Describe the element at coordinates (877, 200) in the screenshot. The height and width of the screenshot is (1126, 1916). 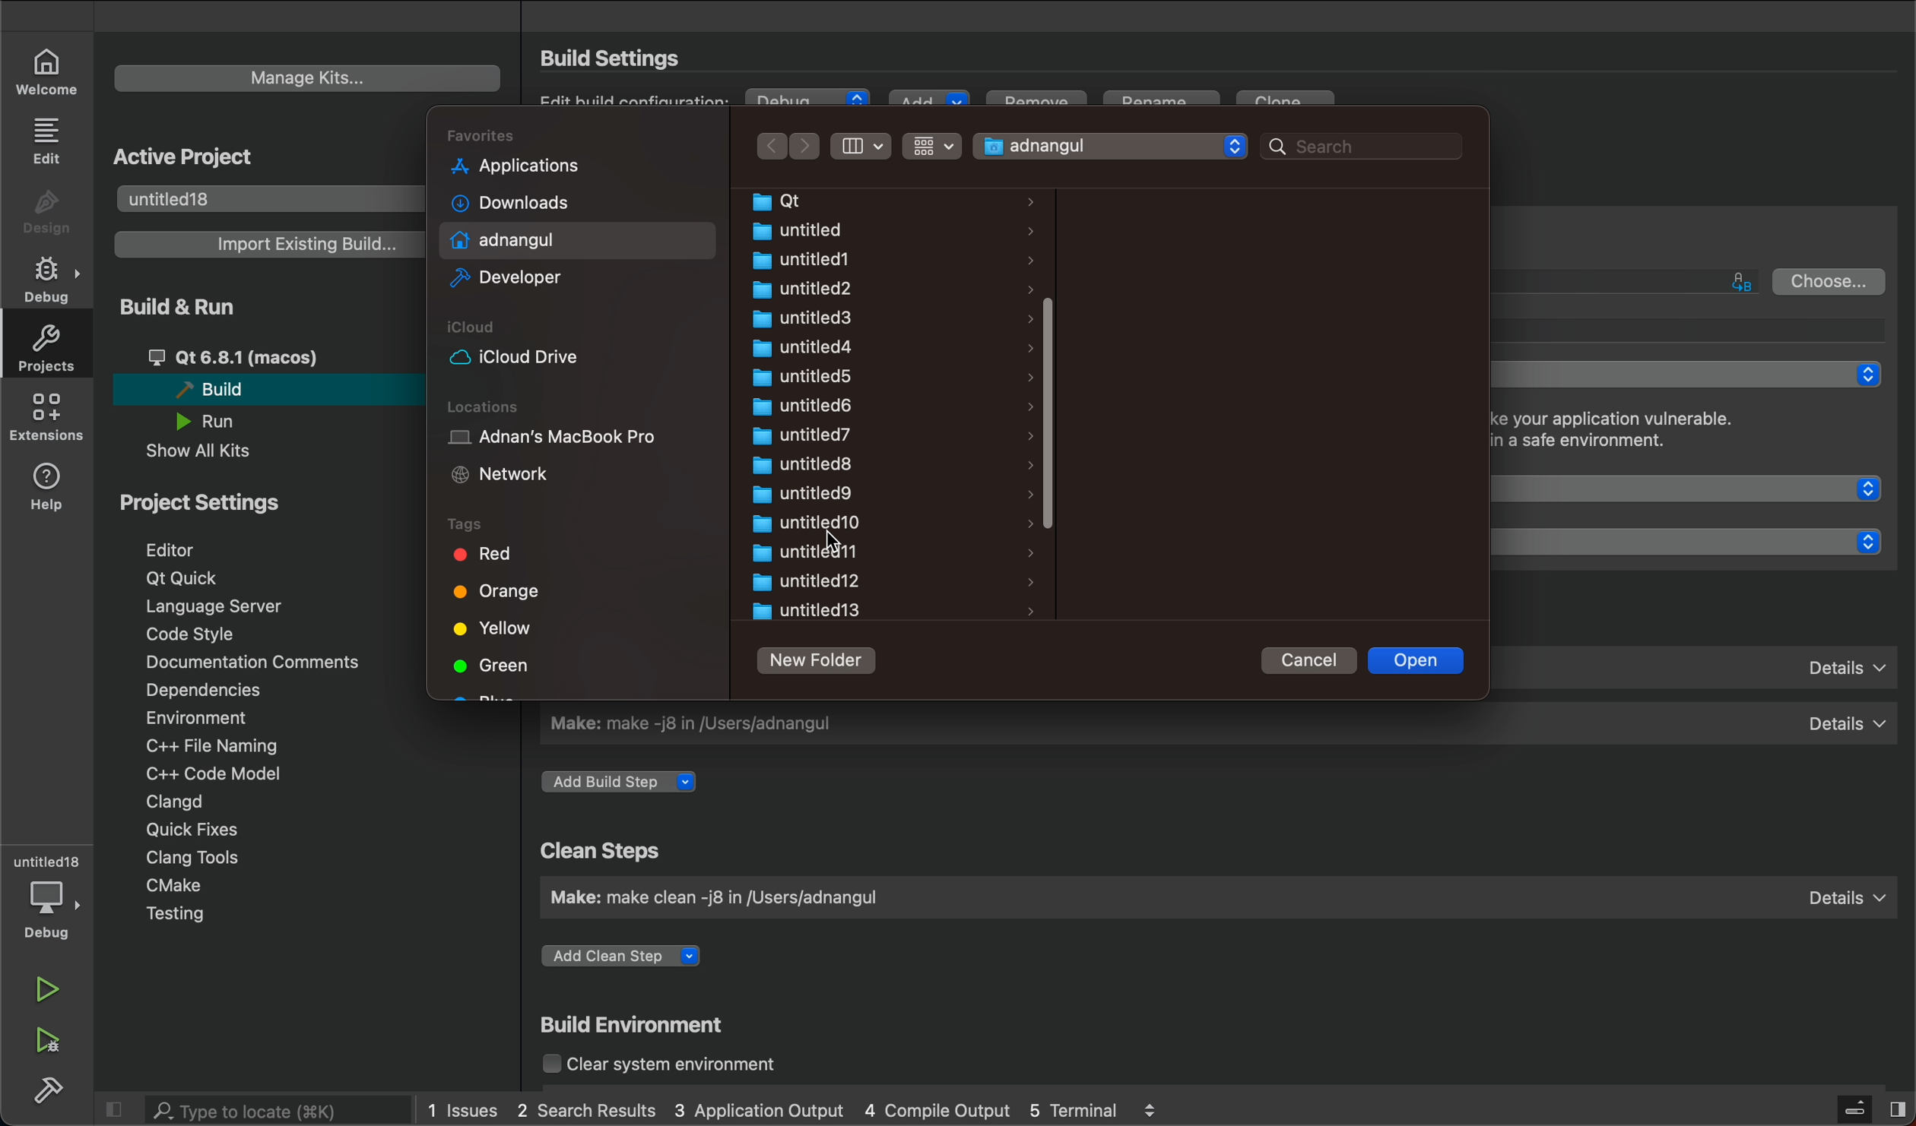
I see `Qt` at that location.